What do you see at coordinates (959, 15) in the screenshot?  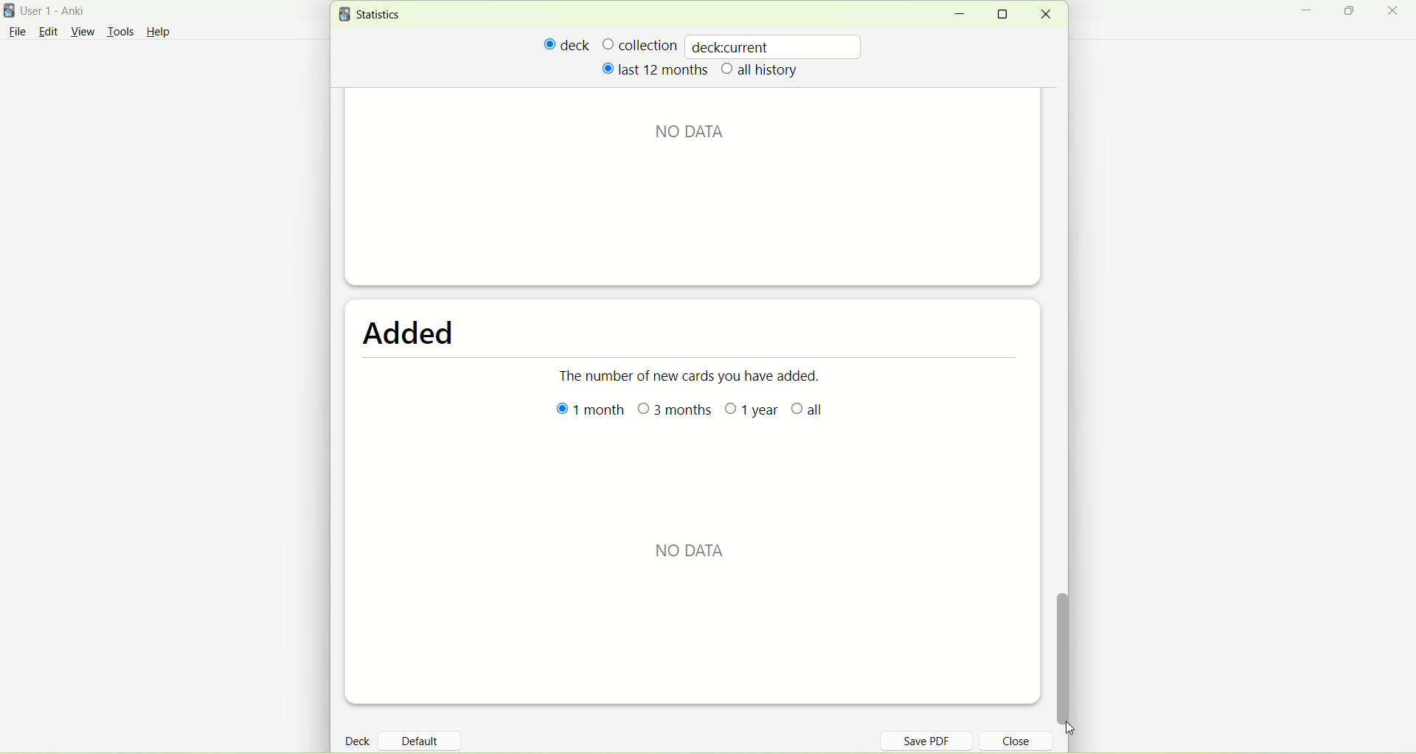 I see `minimize` at bounding box center [959, 15].